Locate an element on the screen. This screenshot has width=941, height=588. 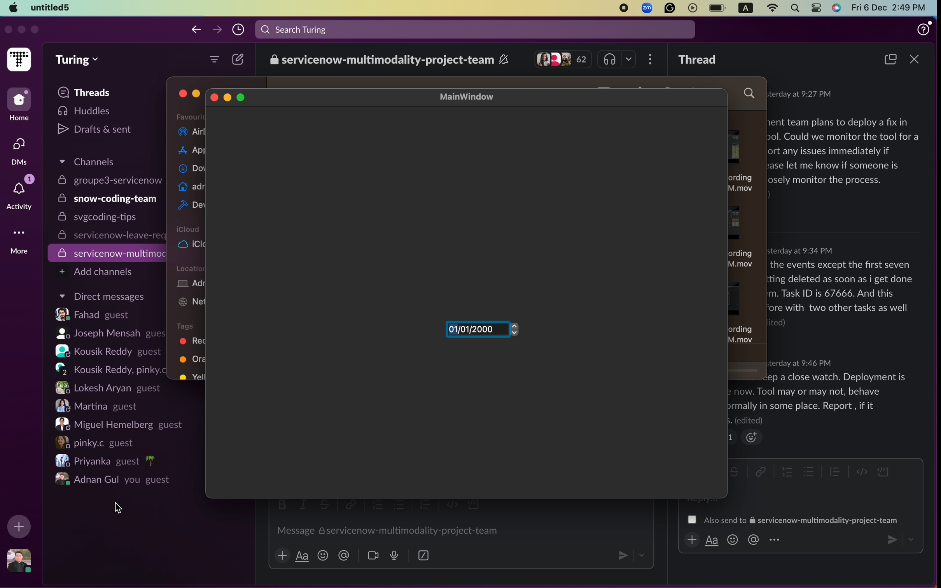
snow-coding-team is located at coordinates (107, 199).